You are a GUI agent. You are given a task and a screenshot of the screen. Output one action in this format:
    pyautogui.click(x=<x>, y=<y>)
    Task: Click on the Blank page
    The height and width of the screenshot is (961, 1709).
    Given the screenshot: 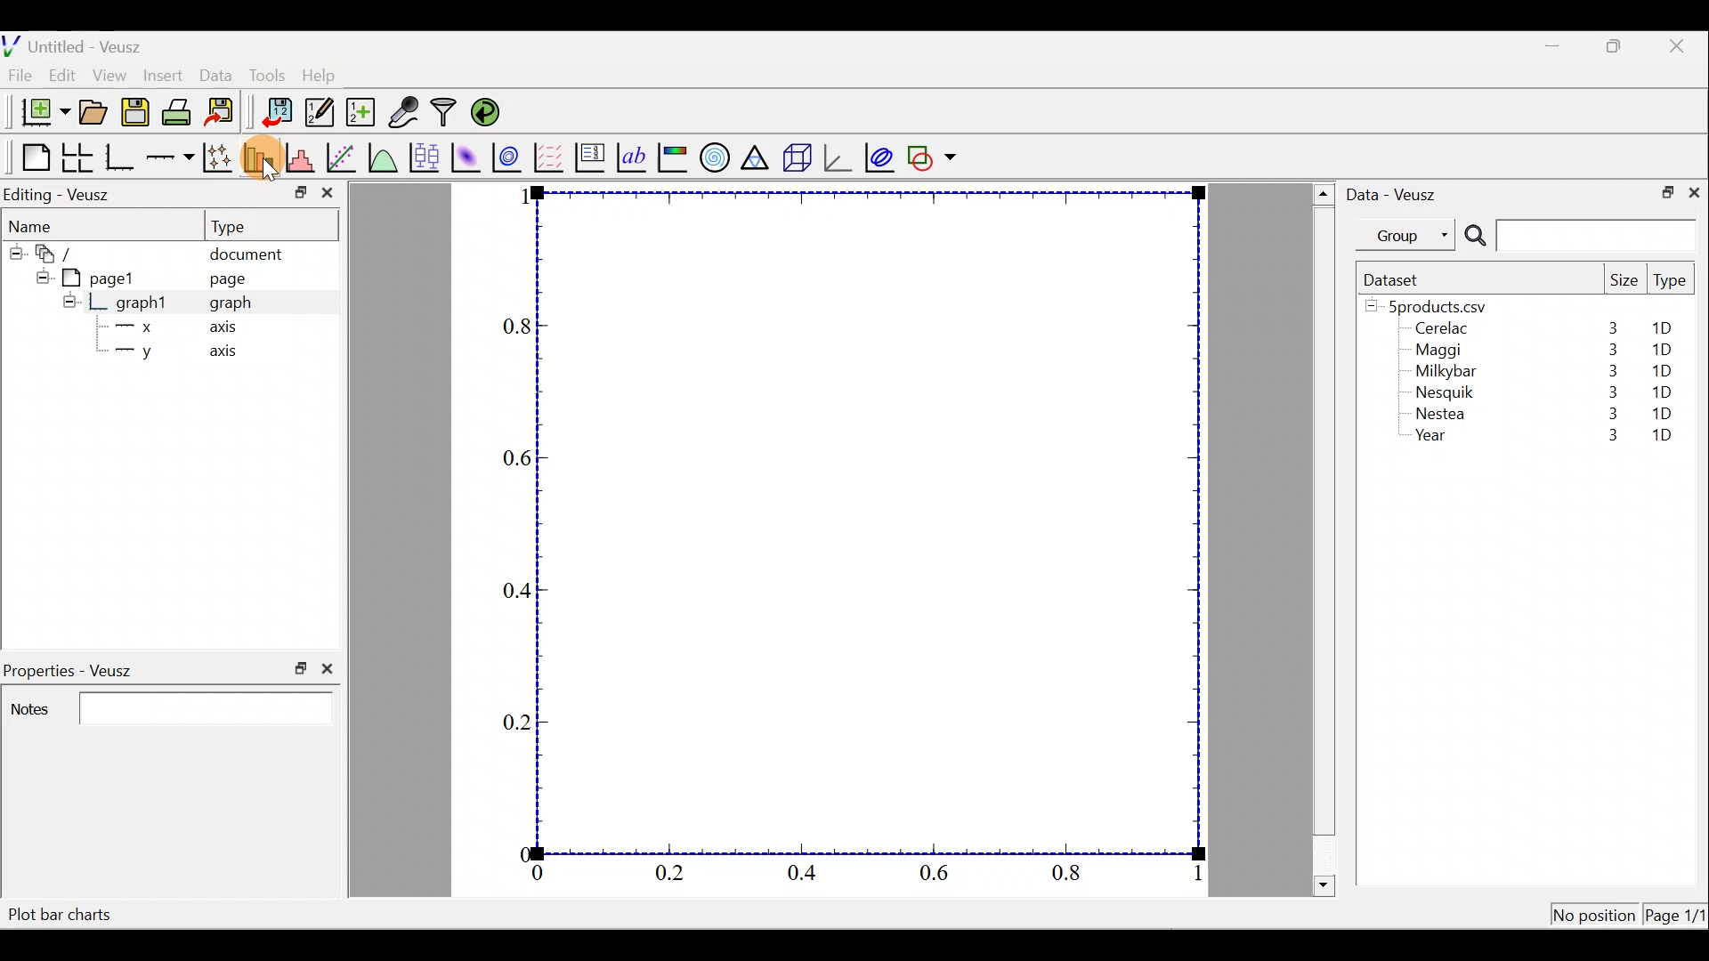 What is the action you would take?
    pyautogui.click(x=31, y=157)
    